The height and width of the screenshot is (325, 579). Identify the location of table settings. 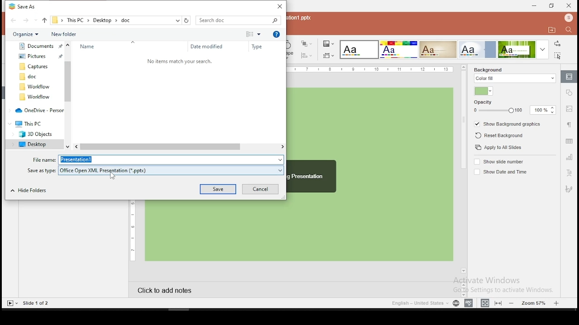
(568, 141).